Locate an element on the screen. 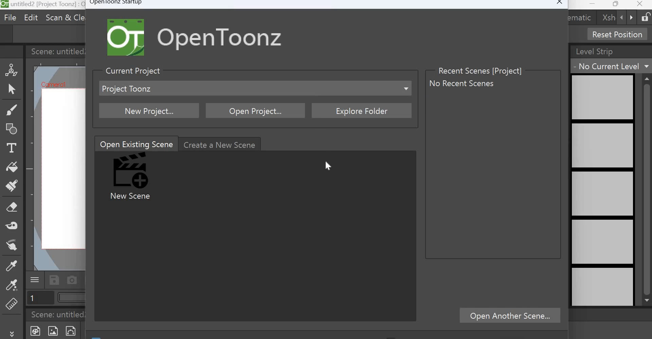  Tape tool is located at coordinates (13, 225).